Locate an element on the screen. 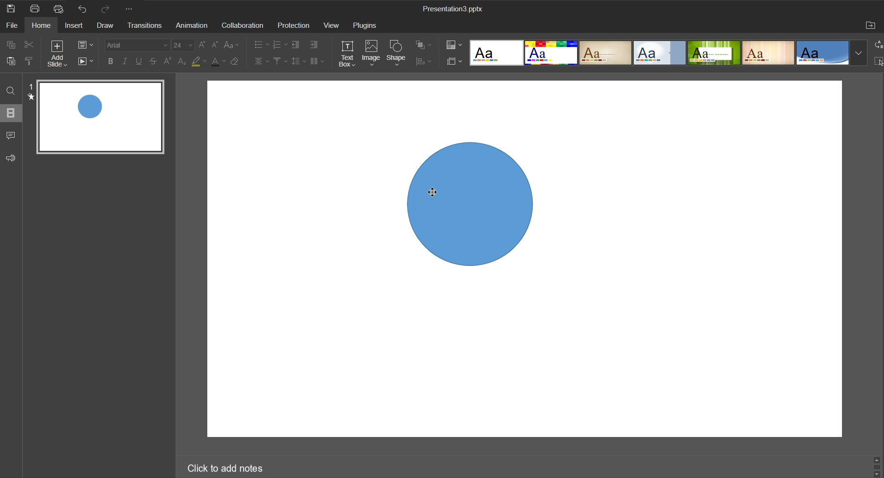  cursor is located at coordinates (434, 193).